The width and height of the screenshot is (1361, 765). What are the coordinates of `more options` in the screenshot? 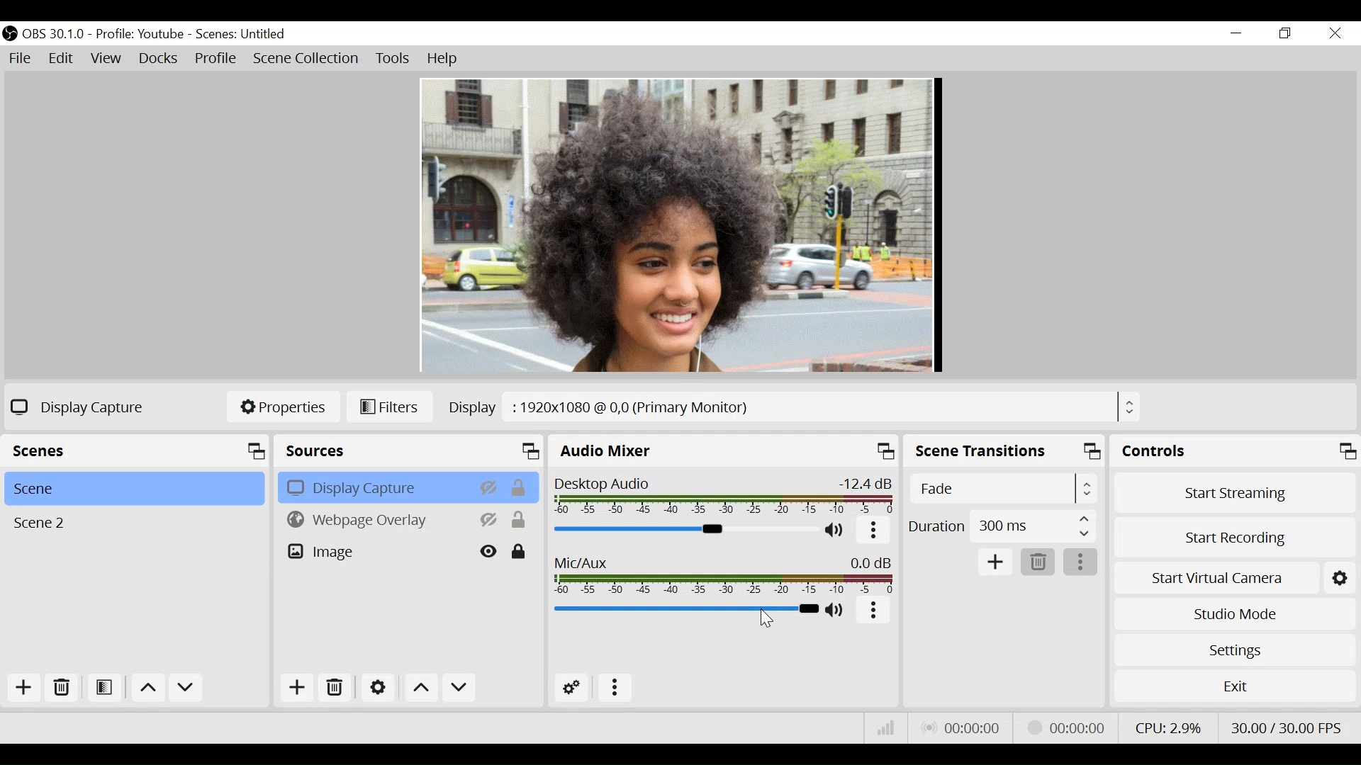 It's located at (873, 611).